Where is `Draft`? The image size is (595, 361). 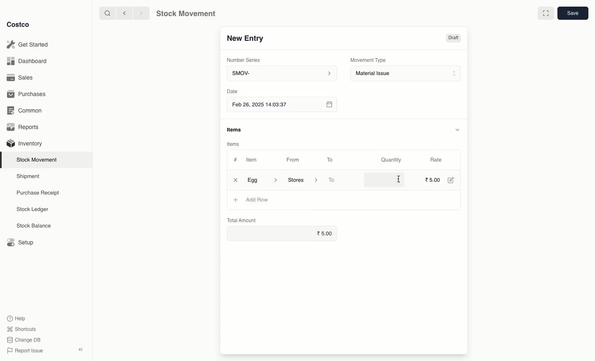
Draft is located at coordinates (453, 39).